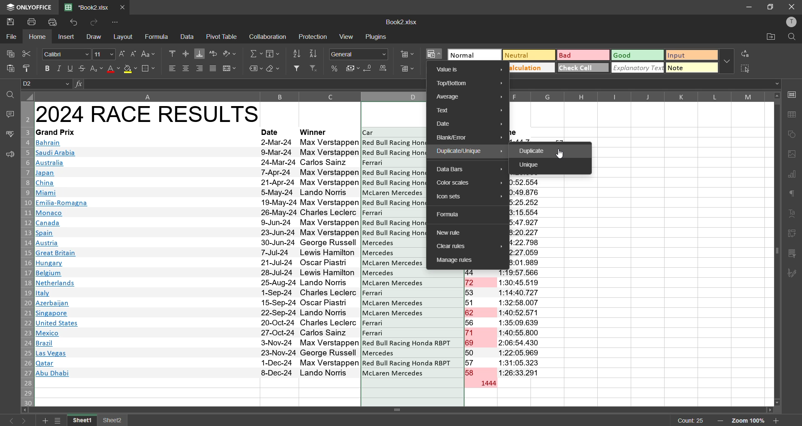 Image resolution: width=802 pixels, height=426 pixels. Describe the element at coordinates (466, 246) in the screenshot. I see `clear rules` at that location.